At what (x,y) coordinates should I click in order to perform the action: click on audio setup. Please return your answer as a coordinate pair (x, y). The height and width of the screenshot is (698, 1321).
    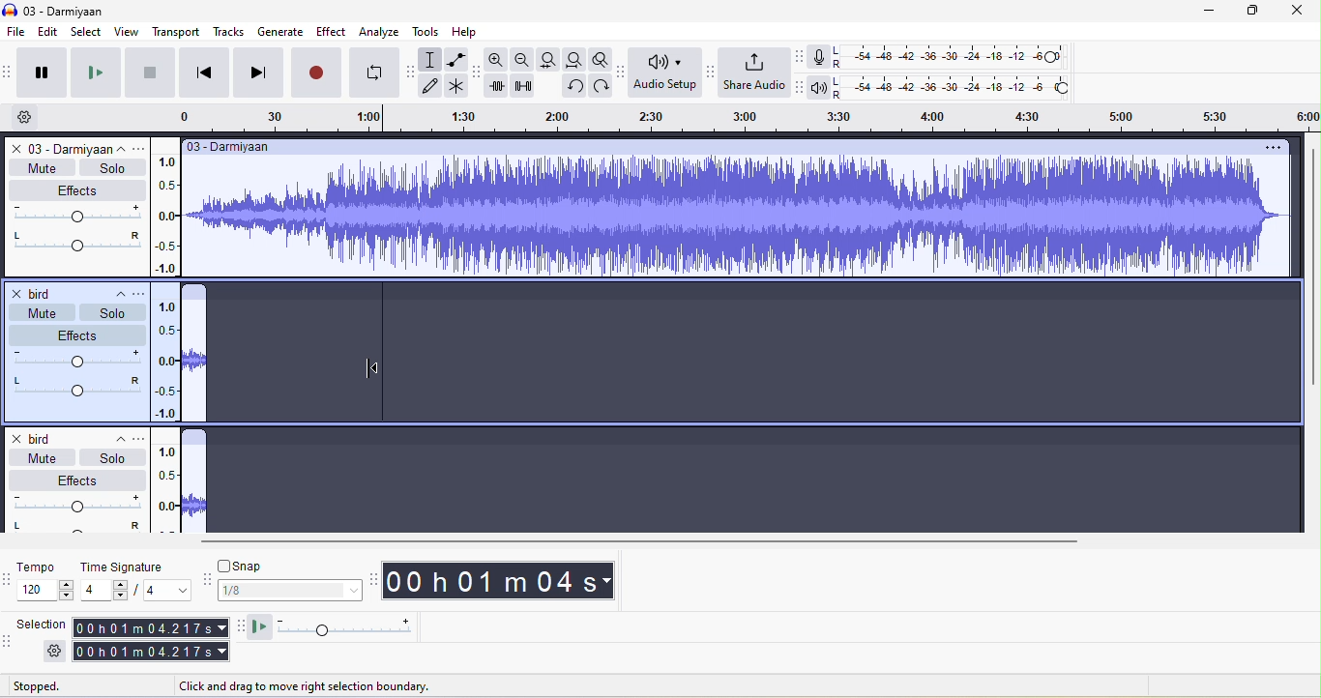
    Looking at the image, I should click on (664, 74).